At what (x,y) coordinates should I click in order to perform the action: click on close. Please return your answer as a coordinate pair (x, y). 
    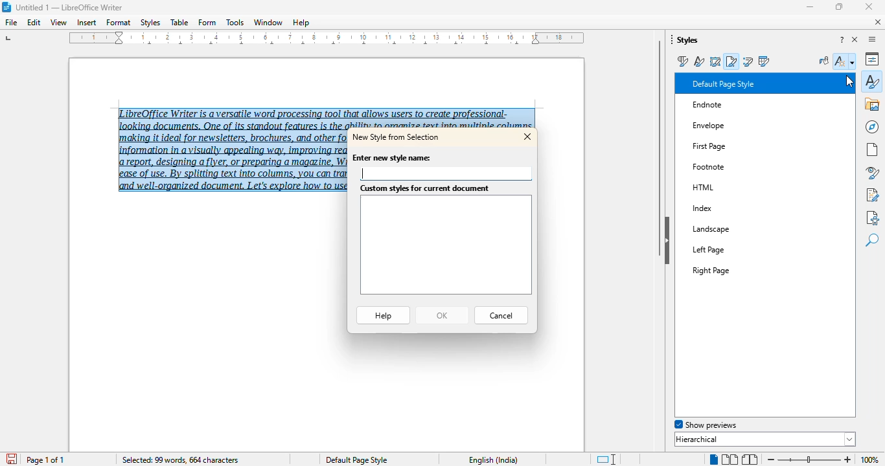
    Looking at the image, I should click on (527, 136).